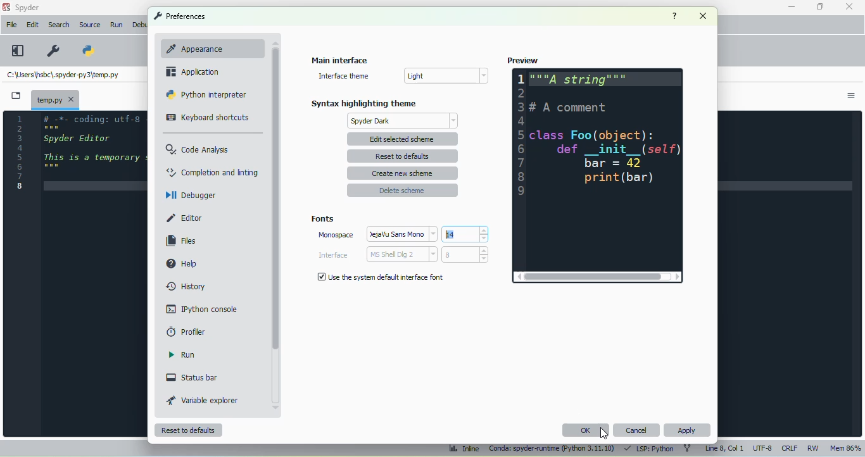  What do you see at coordinates (522, 60) in the screenshot?
I see `preview` at bounding box center [522, 60].